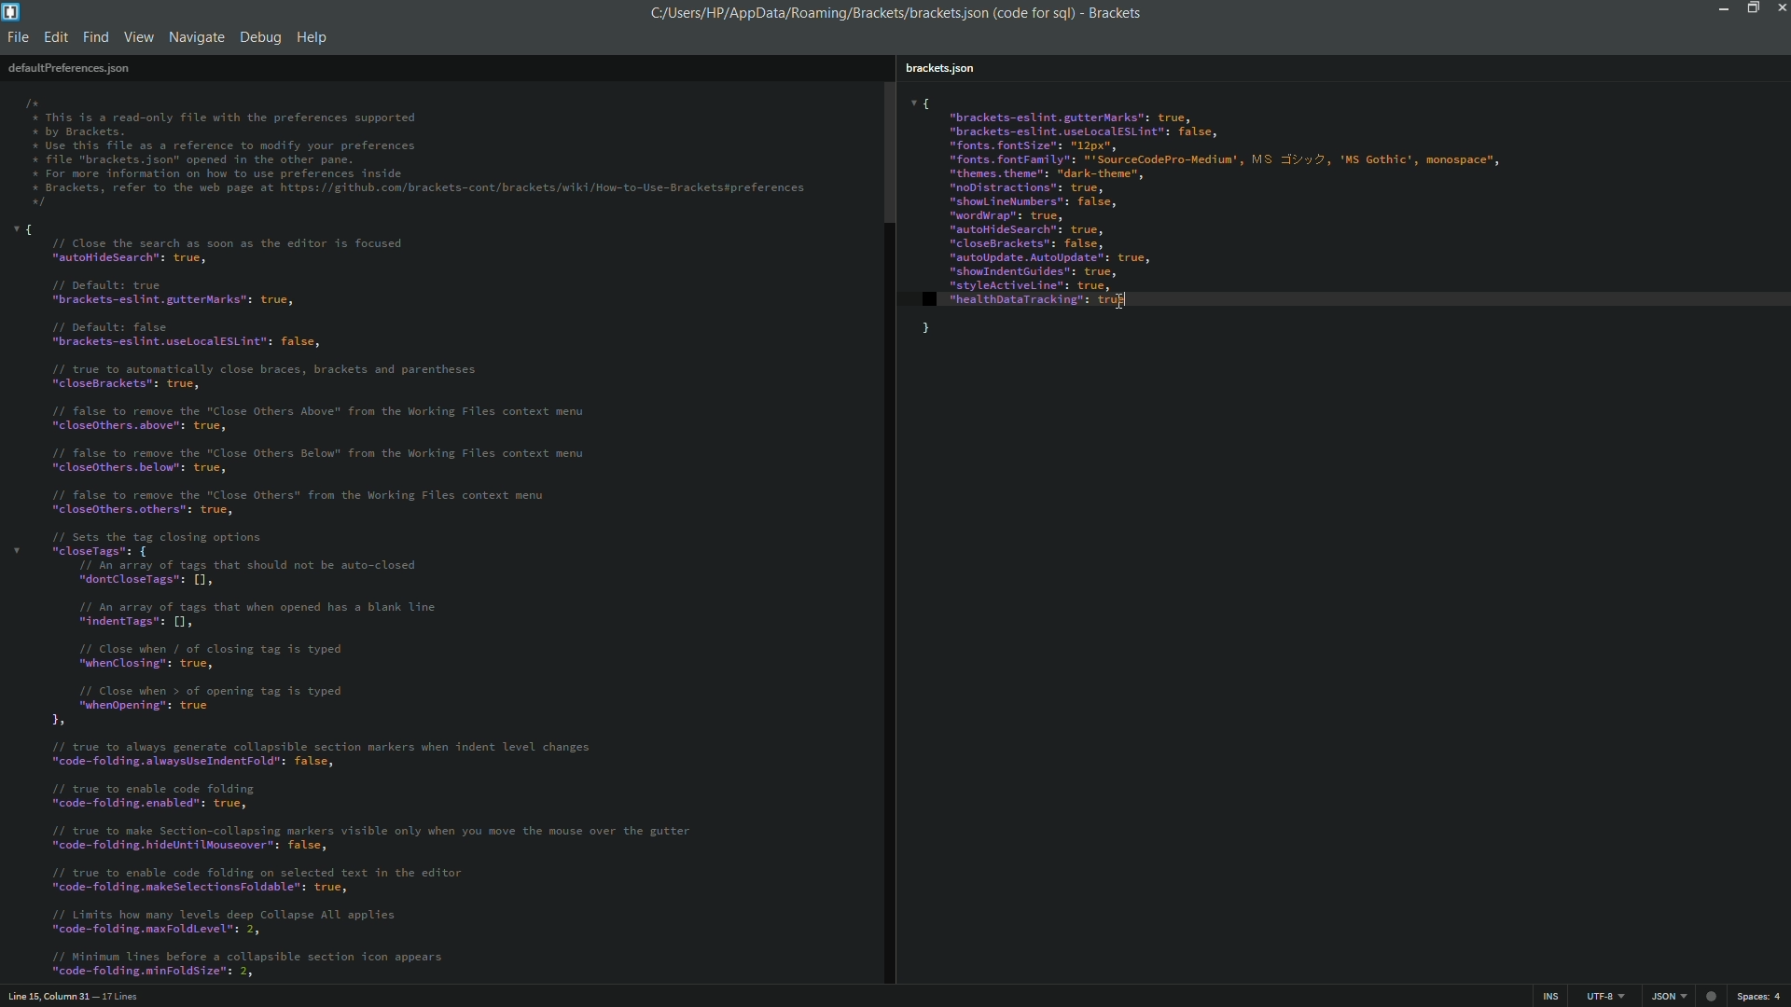  Describe the element at coordinates (1213, 218) in the screenshot. I see `Setting options` at that location.